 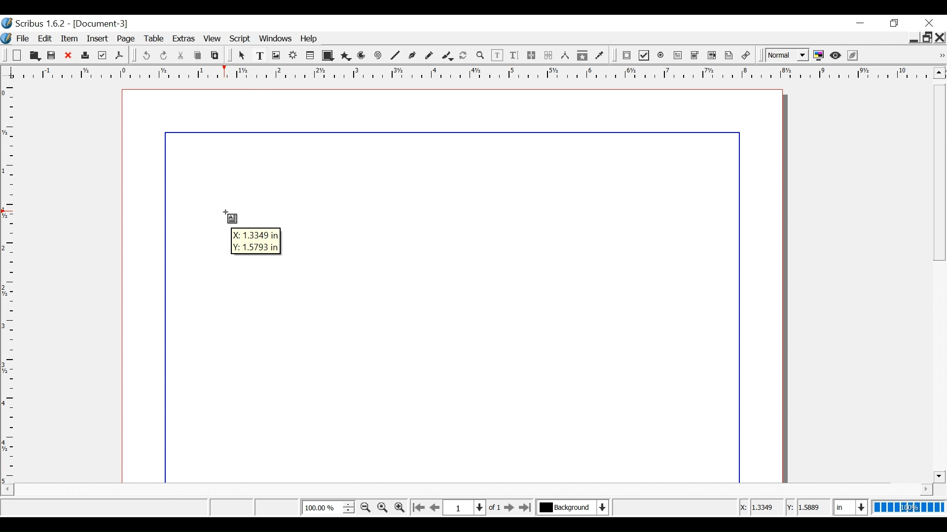 What do you see at coordinates (760, 507) in the screenshot?
I see `X Coordinates` at bounding box center [760, 507].